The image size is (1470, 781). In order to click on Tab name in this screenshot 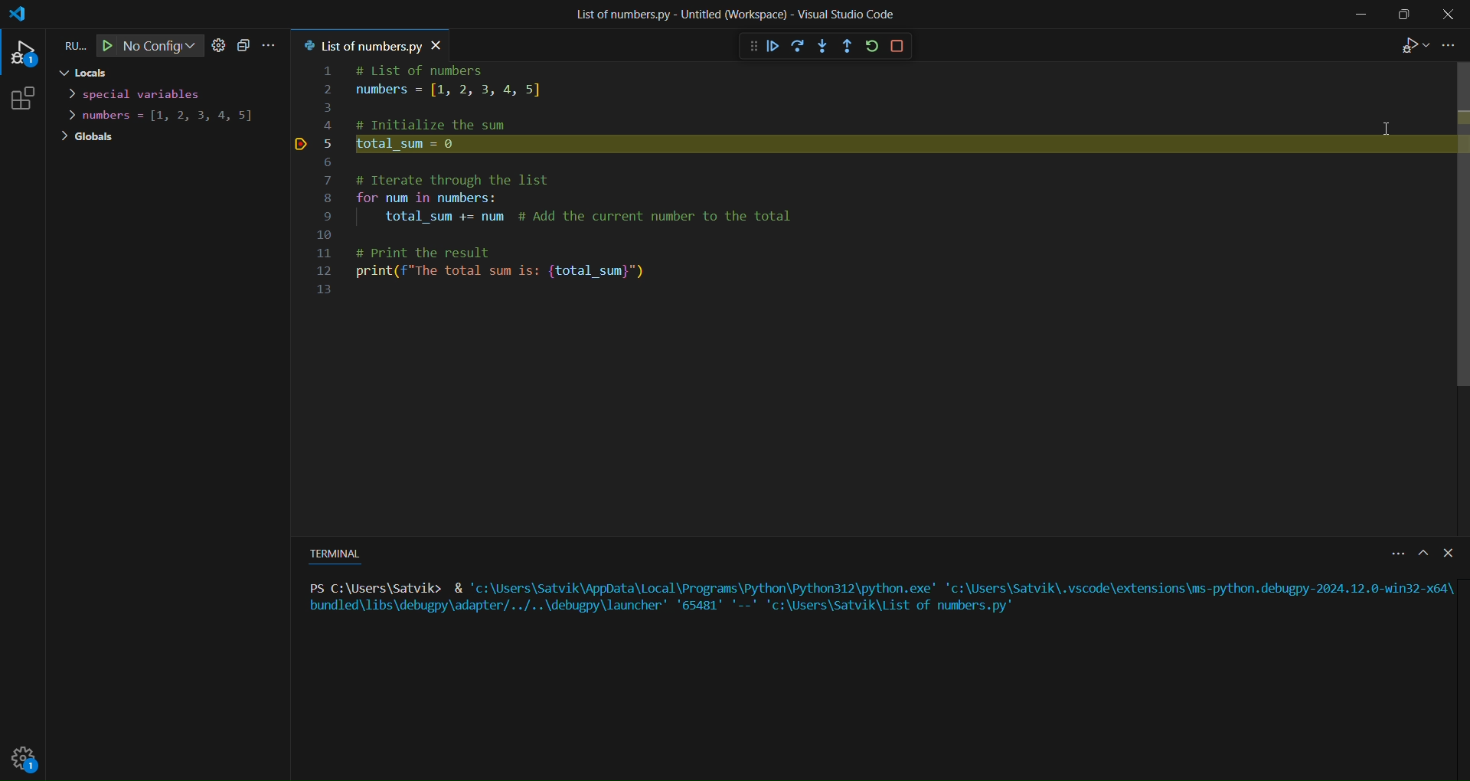, I will do `click(360, 44)`.